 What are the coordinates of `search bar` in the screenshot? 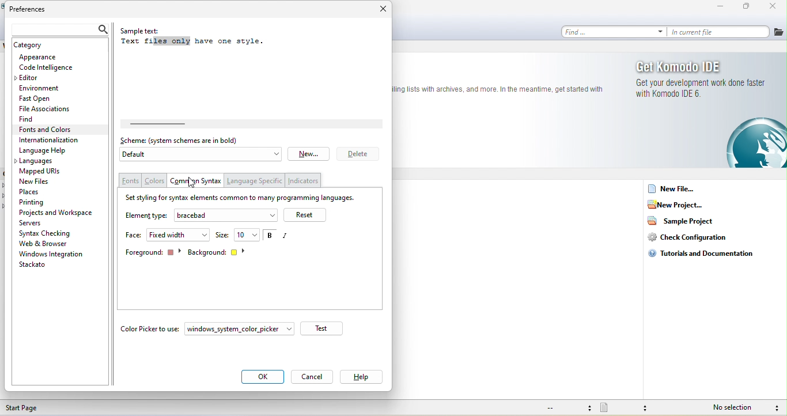 It's located at (61, 29).